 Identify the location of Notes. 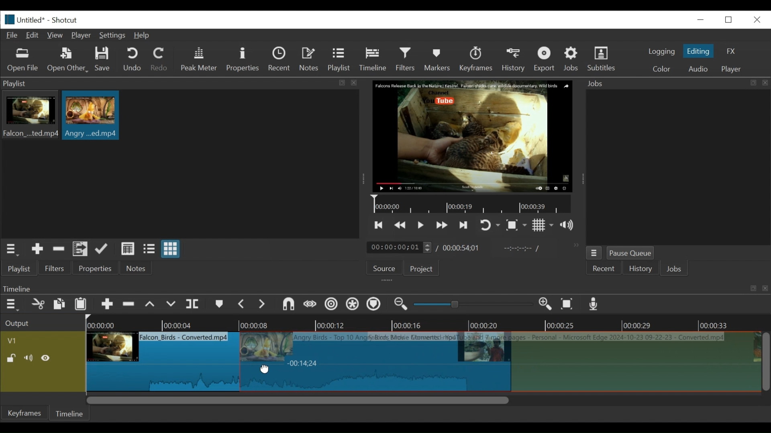
(310, 59).